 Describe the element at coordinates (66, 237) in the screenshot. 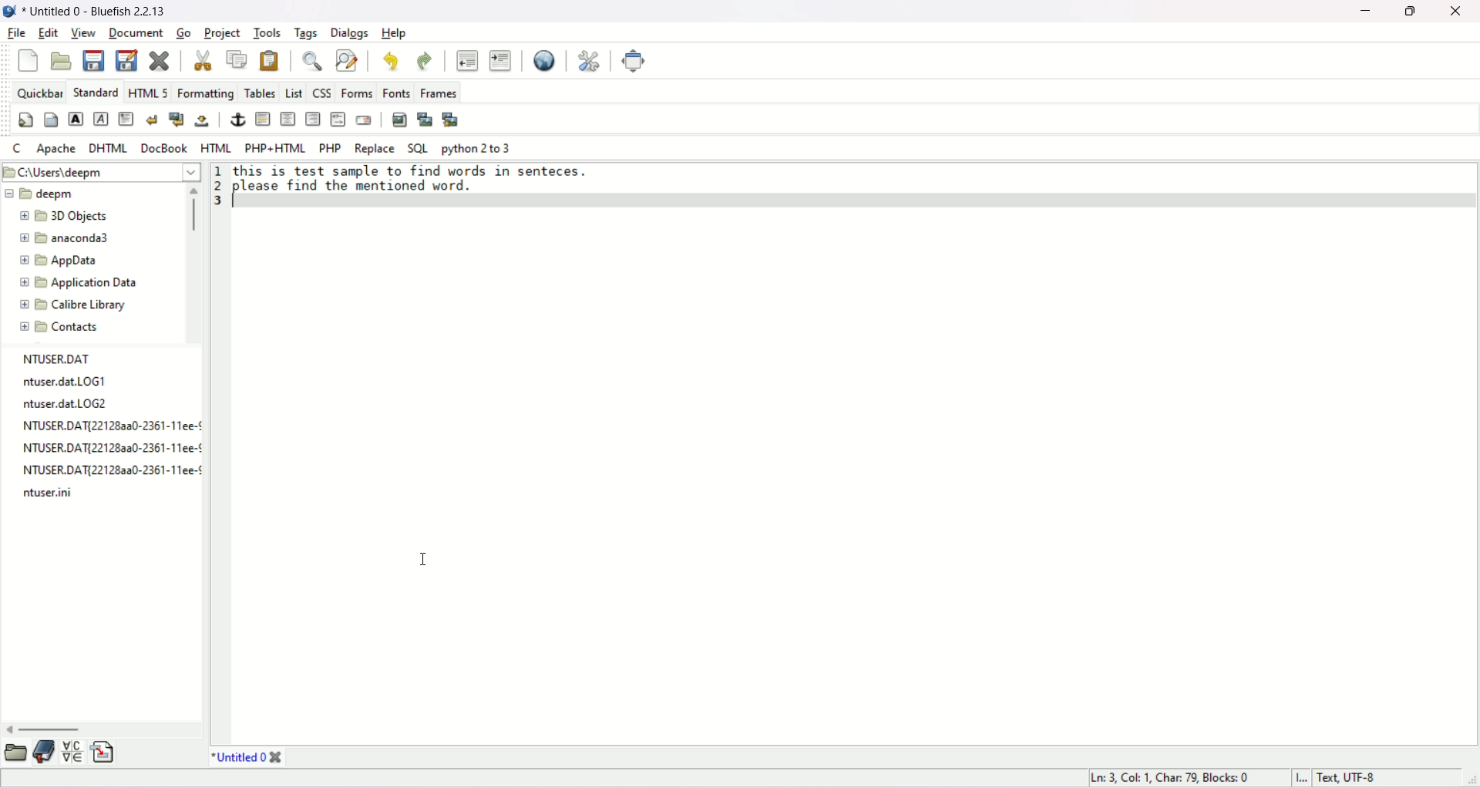

I see `anaconda3` at that location.